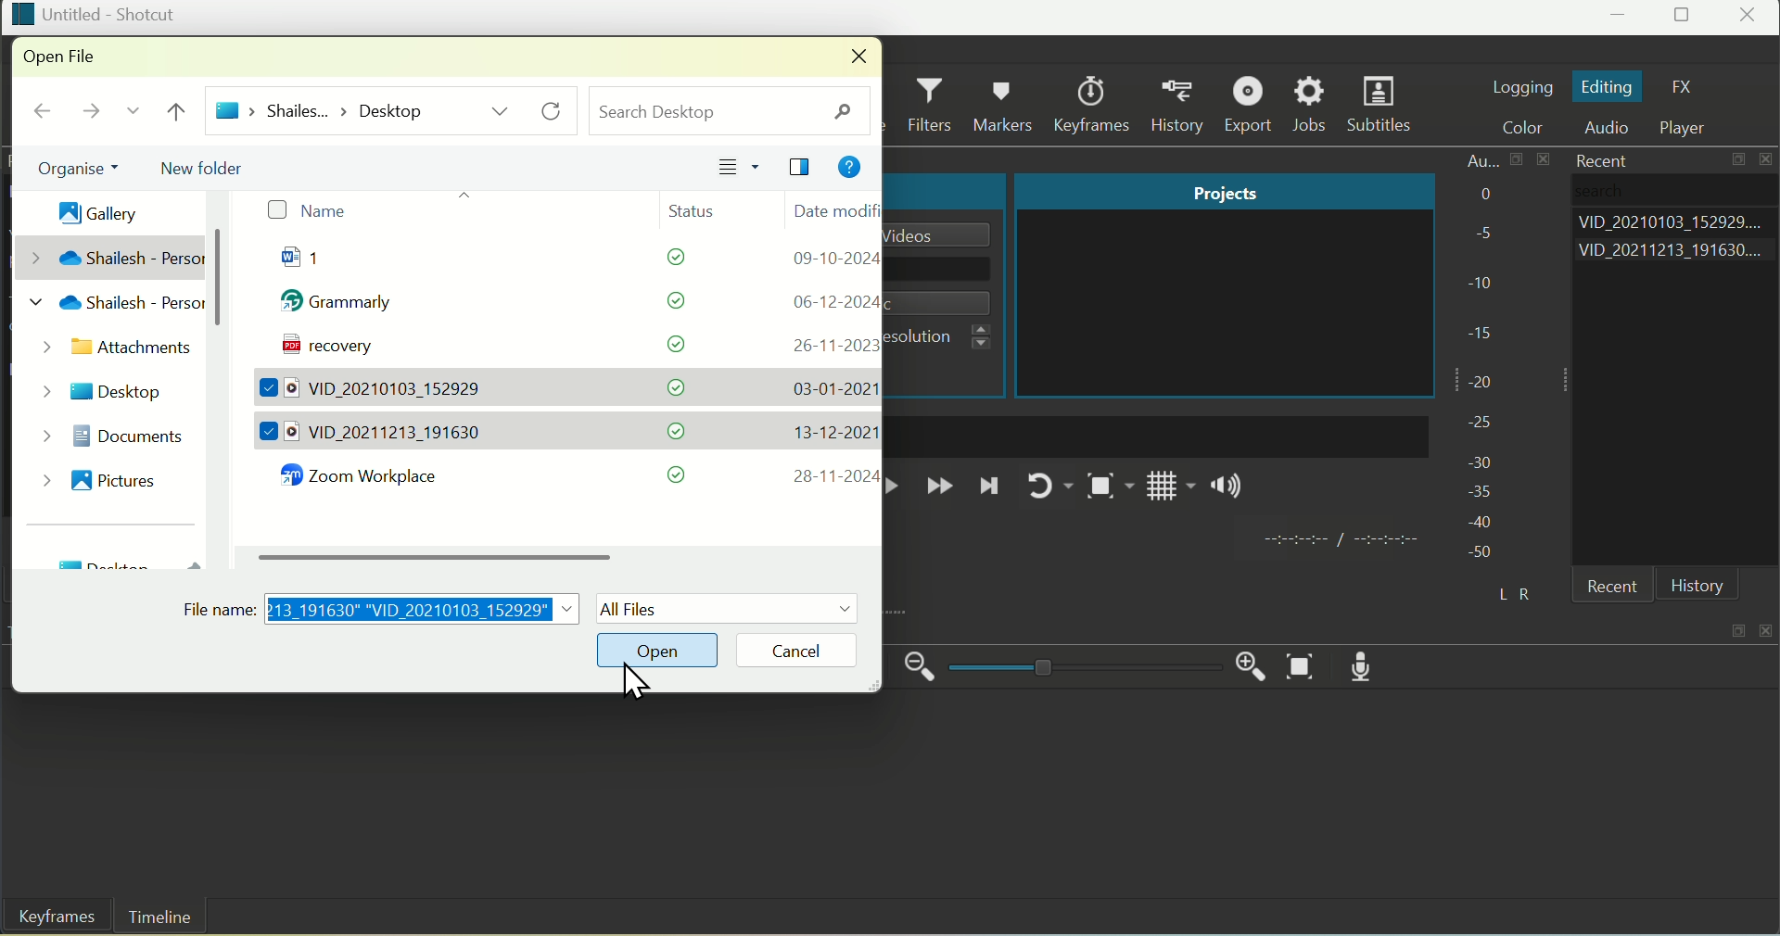 The image size is (1780, 936). I want to click on Zoom Workplace, so click(370, 478).